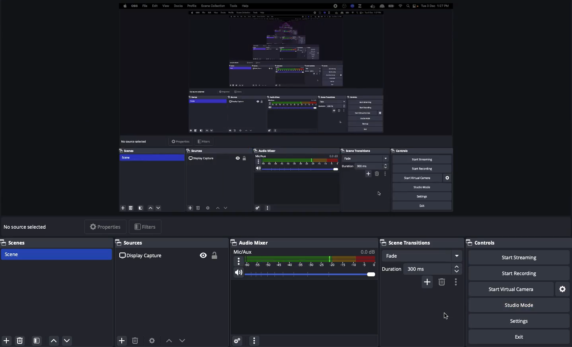 The image size is (572, 347). I want to click on No source selected, so click(27, 227).